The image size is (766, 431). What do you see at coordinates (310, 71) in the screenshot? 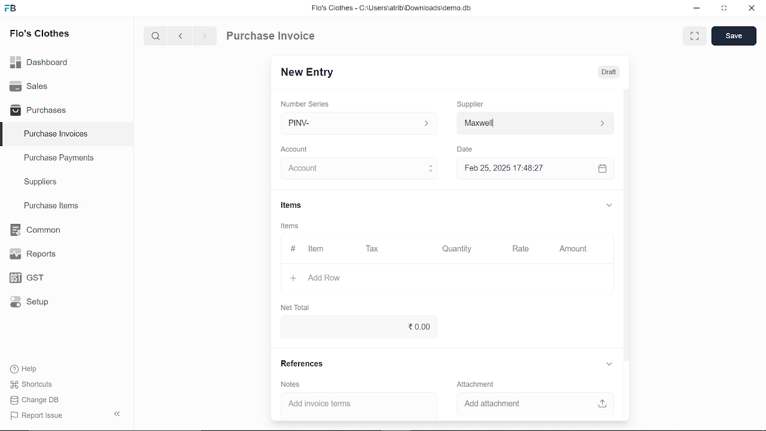
I see `New Entry` at bounding box center [310, 71].